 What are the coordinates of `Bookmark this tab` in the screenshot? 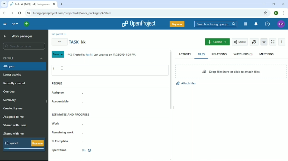 It's located at (266, 13).